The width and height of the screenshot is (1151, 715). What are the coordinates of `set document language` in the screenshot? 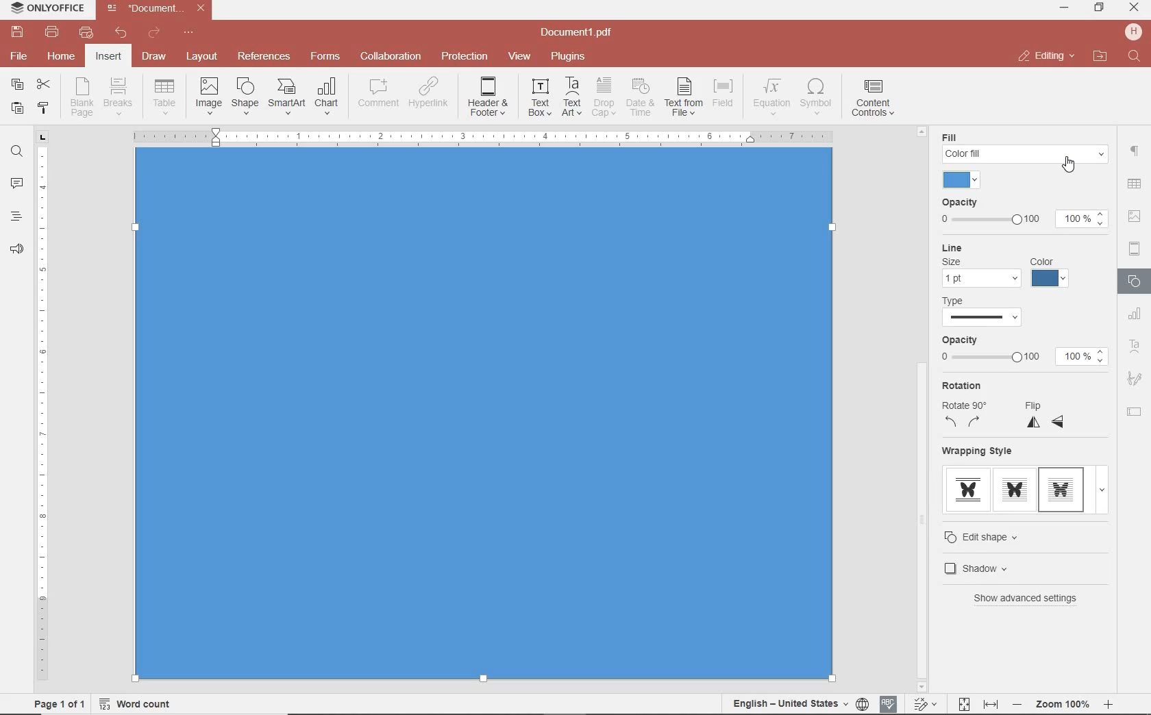 It's located at (799, 703).